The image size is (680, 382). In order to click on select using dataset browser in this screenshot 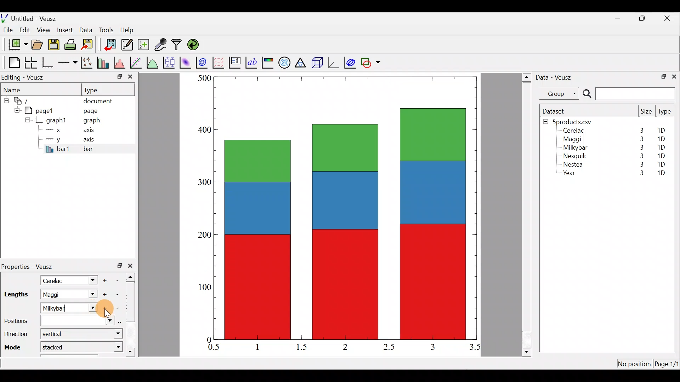, I will do `click(121, 321)`.